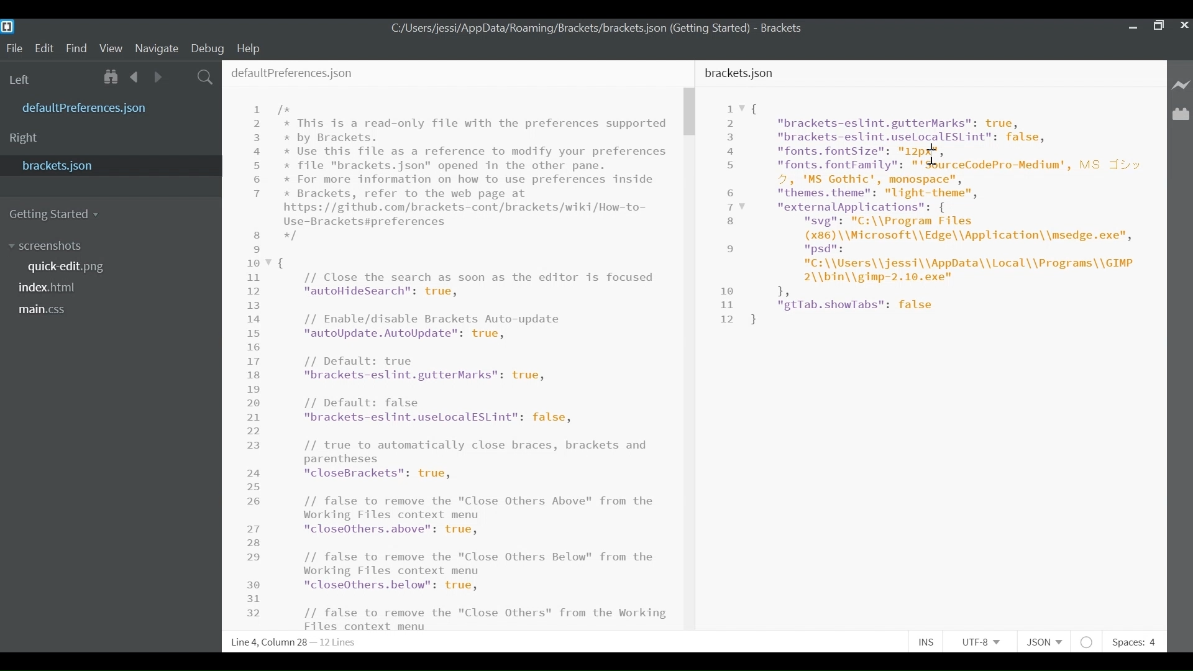 The width and height of the screenshot is (1193, 671). I want to click on index.html file, so click(53, 290).